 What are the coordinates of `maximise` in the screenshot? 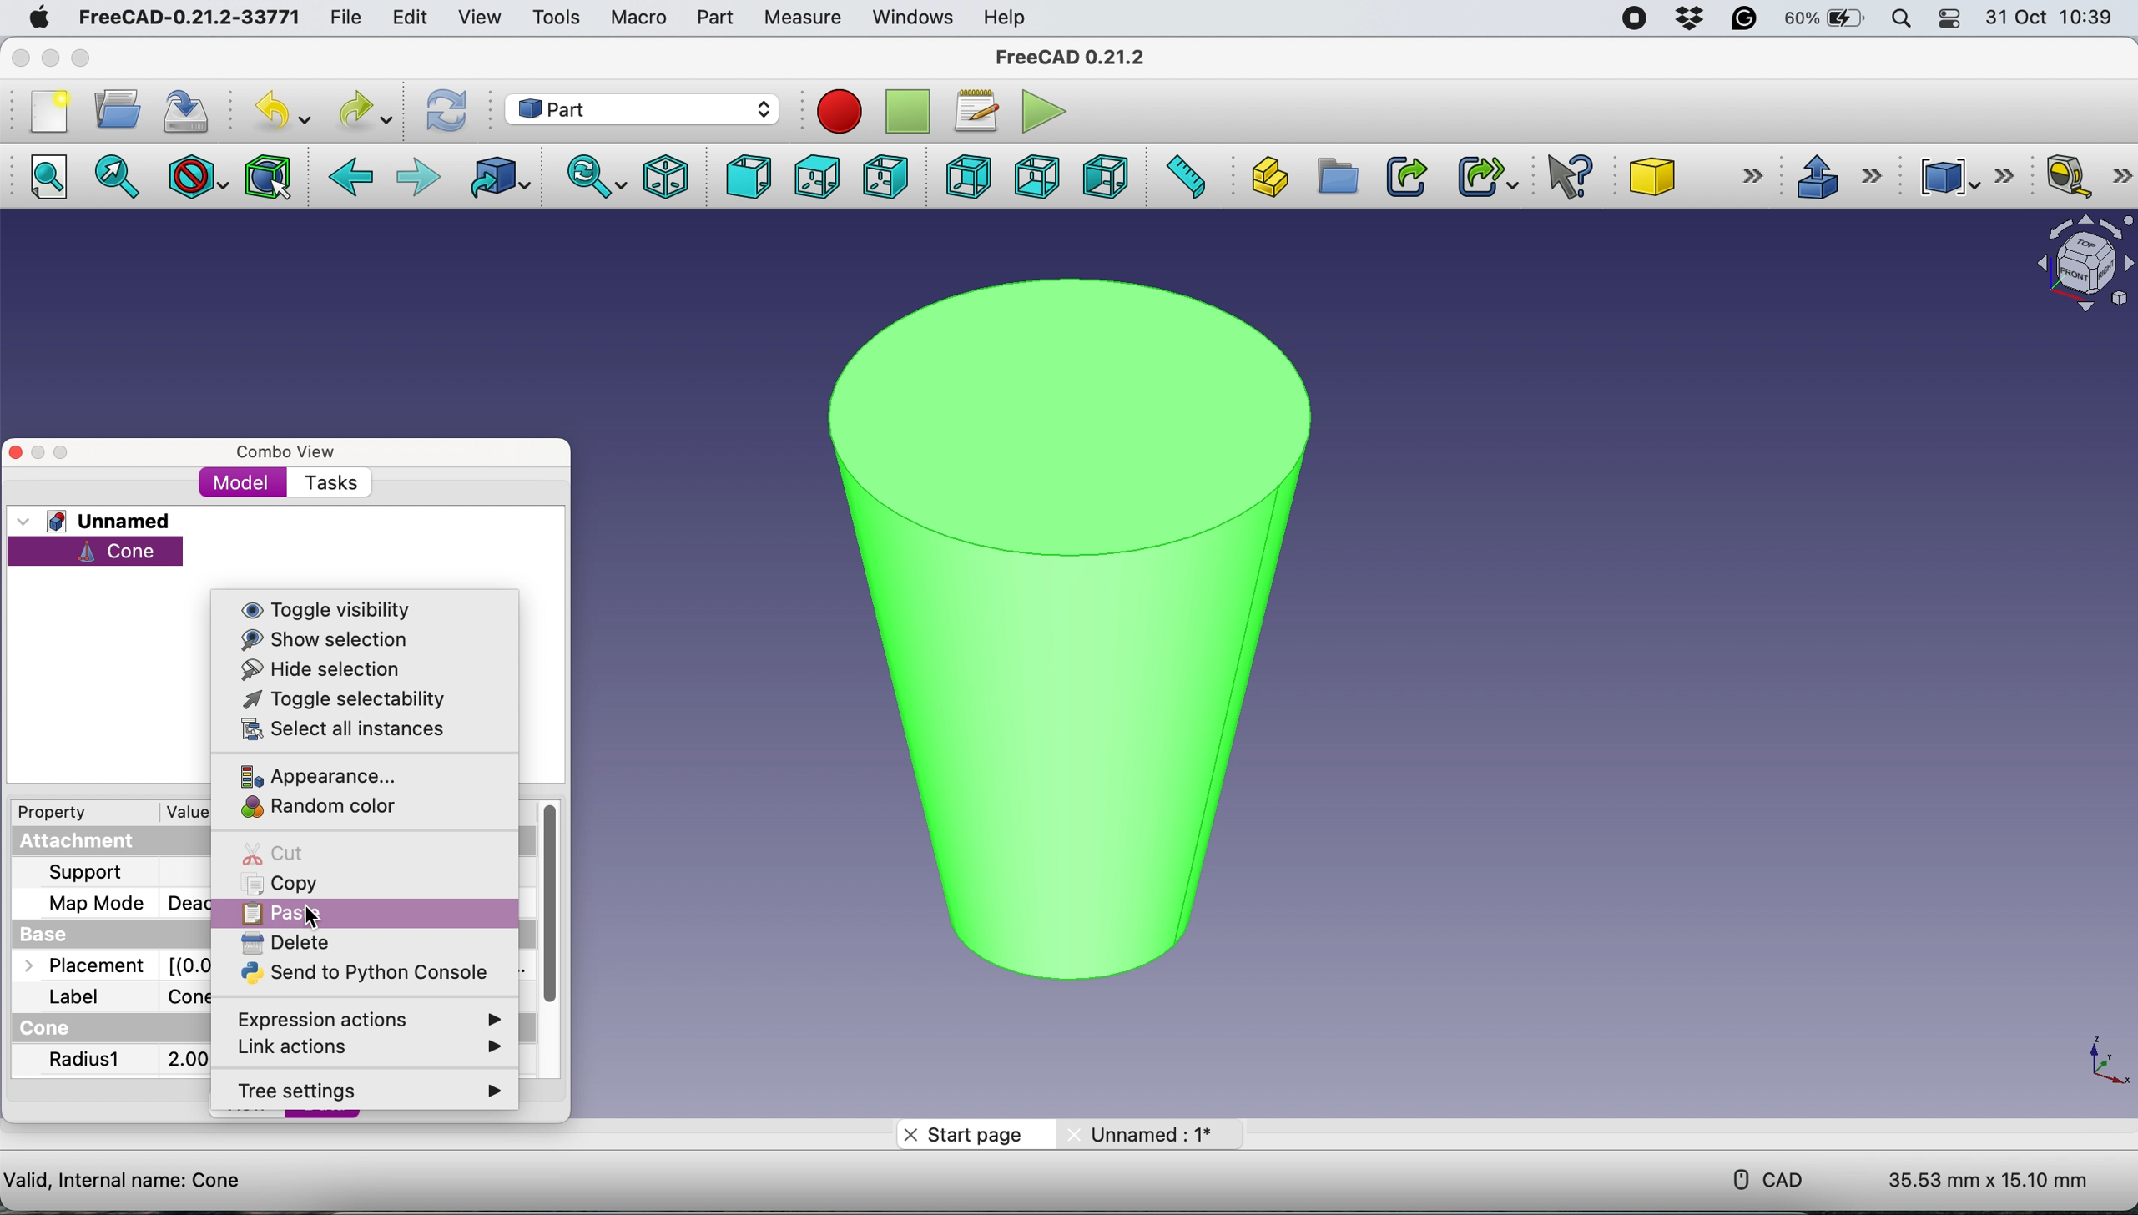 It's located at (63, 453).